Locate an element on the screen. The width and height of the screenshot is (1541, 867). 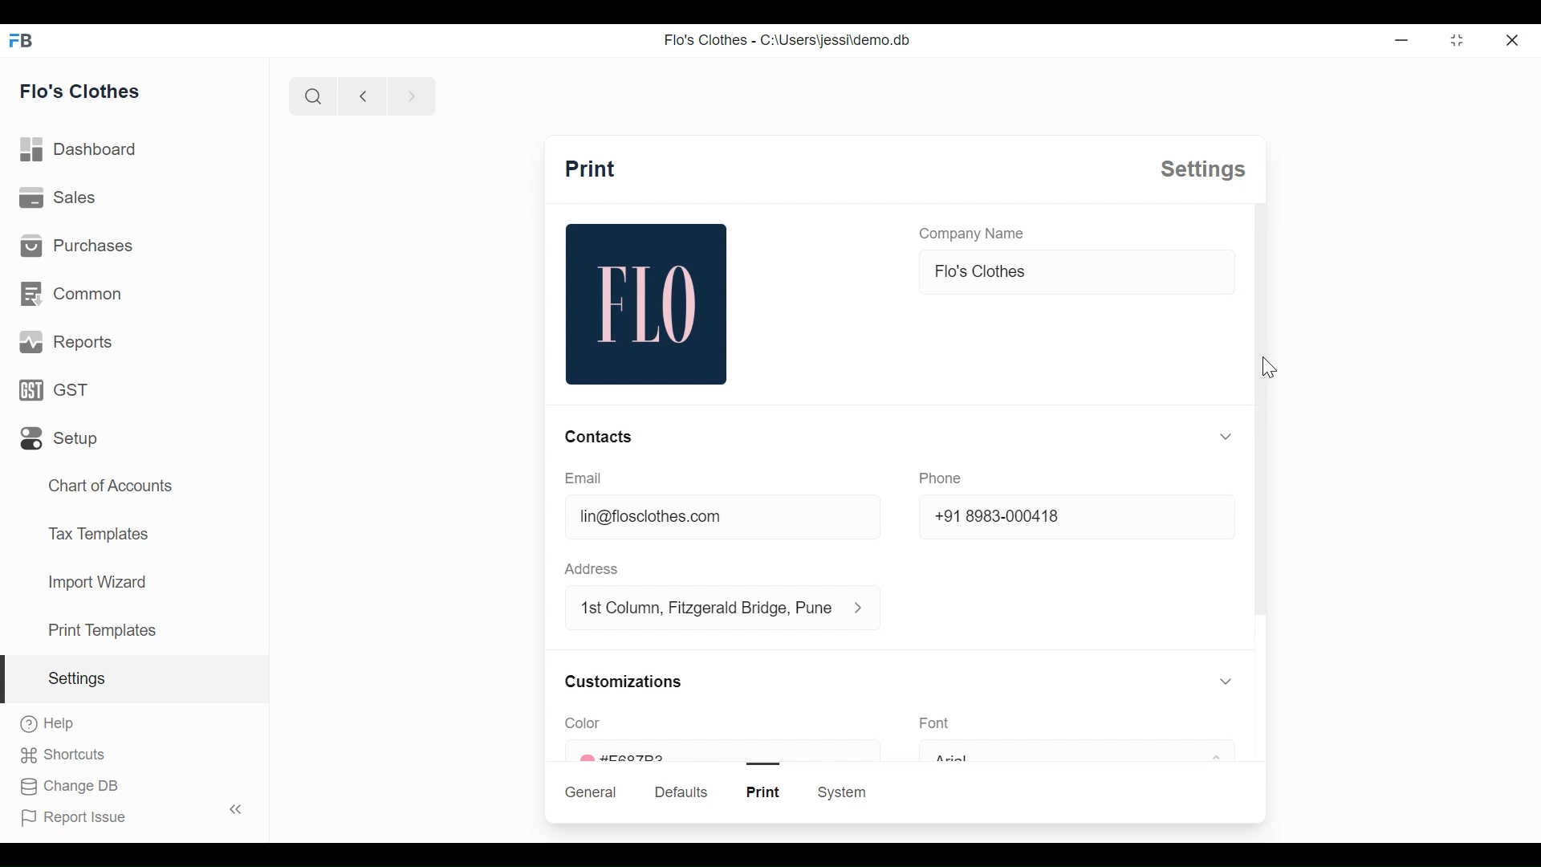
previous is located at coordinates (363, 96).